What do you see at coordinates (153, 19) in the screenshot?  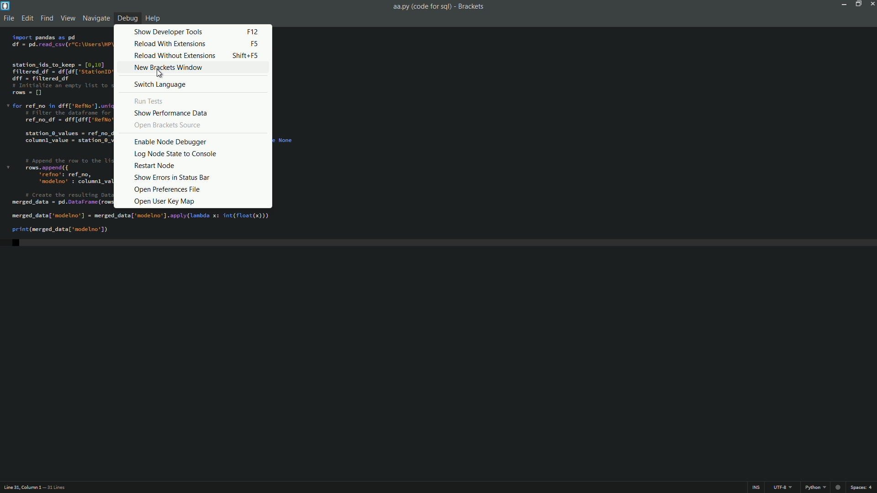 I see `Help menu` at bounding box center [153, 19].